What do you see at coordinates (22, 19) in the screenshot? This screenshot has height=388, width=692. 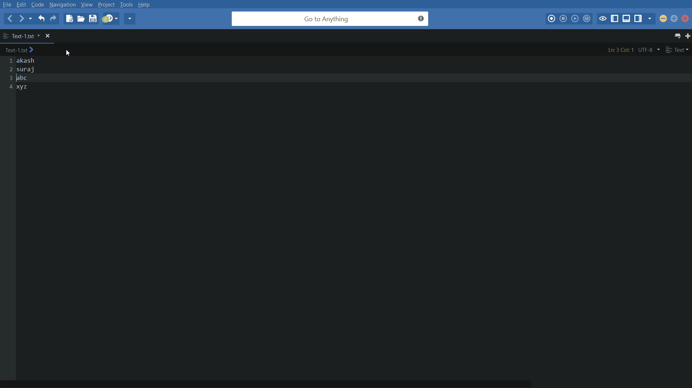 I see `forward` at bounding box center [22, 19].